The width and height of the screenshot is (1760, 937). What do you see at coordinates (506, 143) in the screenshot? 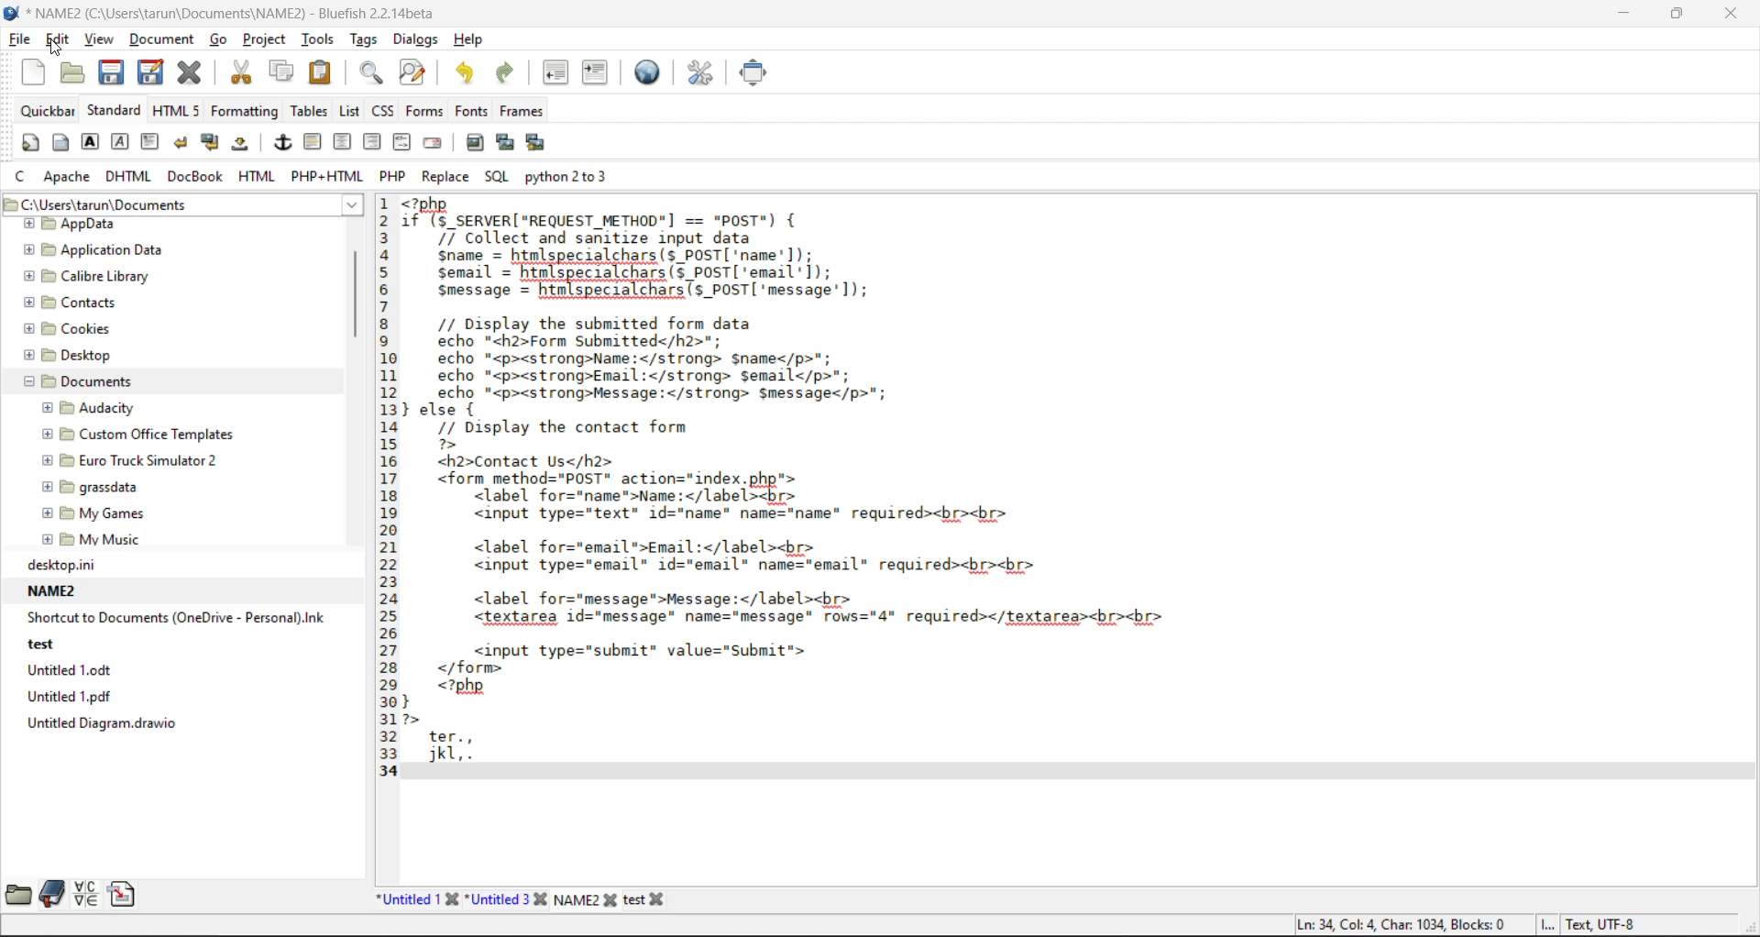
I see `insert thumbnail` at bounding box center [506, 143].